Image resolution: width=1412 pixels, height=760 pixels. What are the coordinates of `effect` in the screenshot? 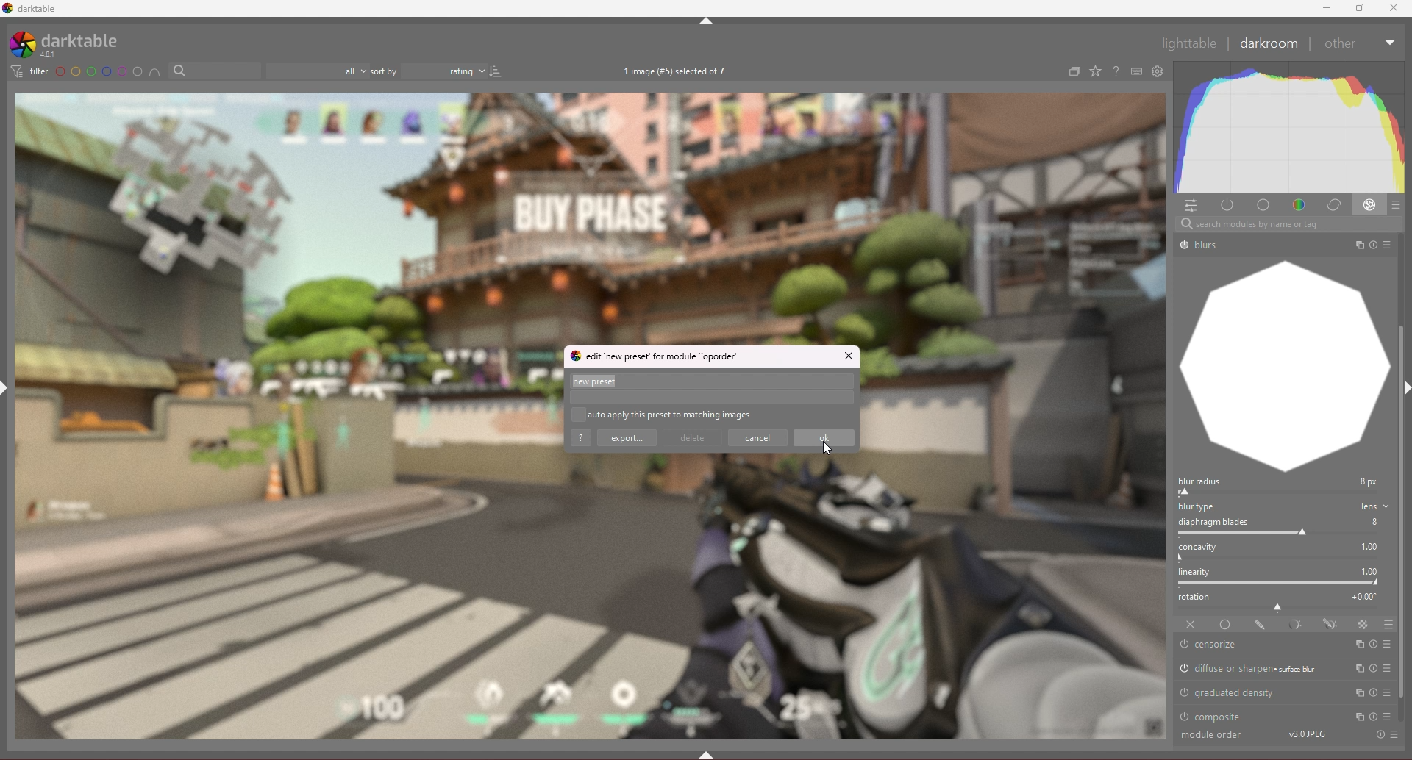 It's located at (1370, 204).